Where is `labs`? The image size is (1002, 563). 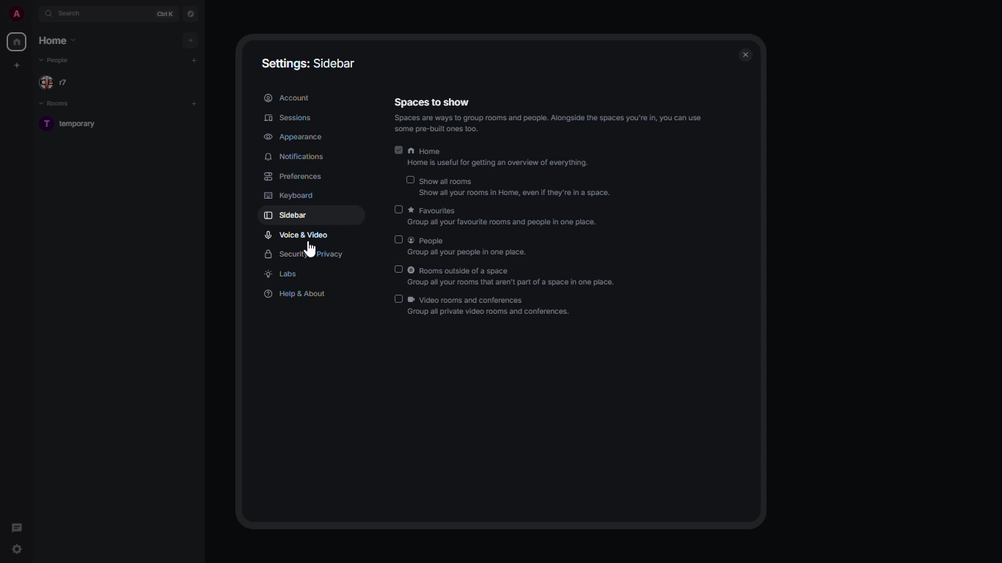 labs is located at coordinates (281, 274).